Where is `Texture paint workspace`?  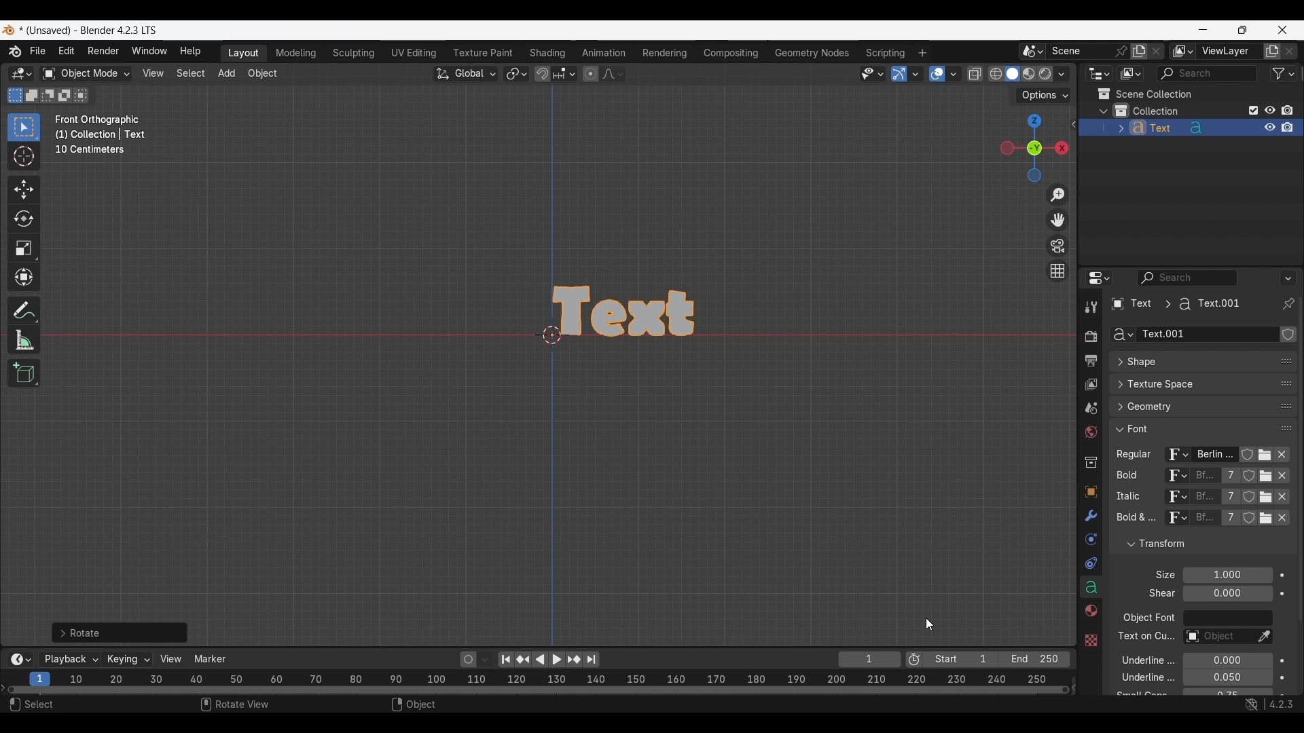 Texture paint workspace is located at coordinates (484, 53).